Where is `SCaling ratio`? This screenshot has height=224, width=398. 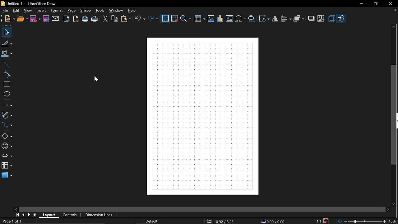
SCaling ratio is located at coordinates (319, 221).